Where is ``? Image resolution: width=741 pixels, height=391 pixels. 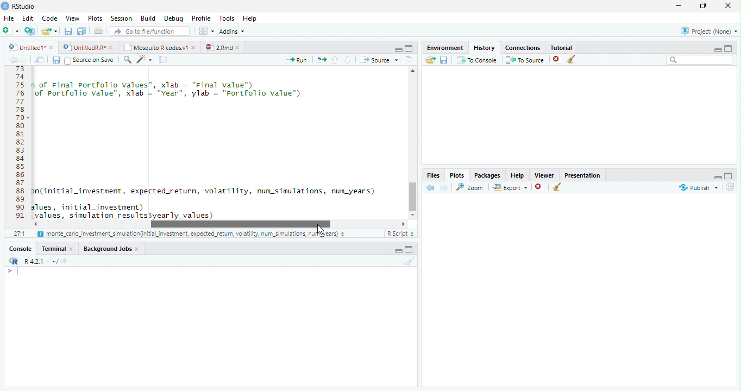
 is located at coordinates (398, 48).